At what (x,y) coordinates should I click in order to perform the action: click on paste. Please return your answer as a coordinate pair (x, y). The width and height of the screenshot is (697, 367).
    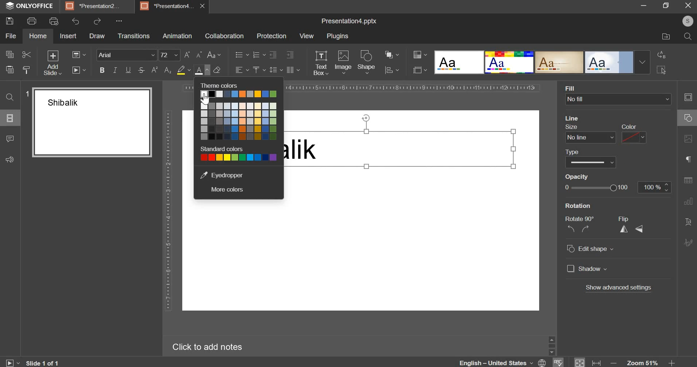
    Looking at the image, I should click on (9, 69).